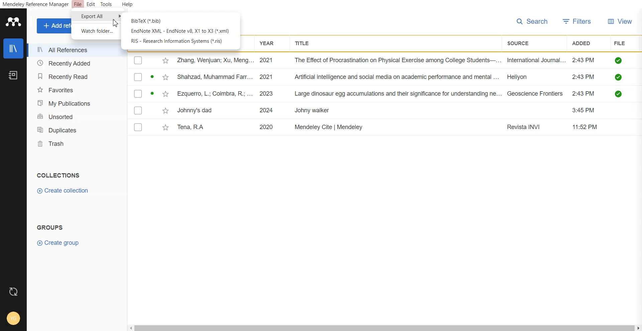 The height and width of the screenshot is (331, 642). What do you see at coordinates (586, 127) in the screenshot?
I see `11:52 PM` at bounding box center [586, 127].